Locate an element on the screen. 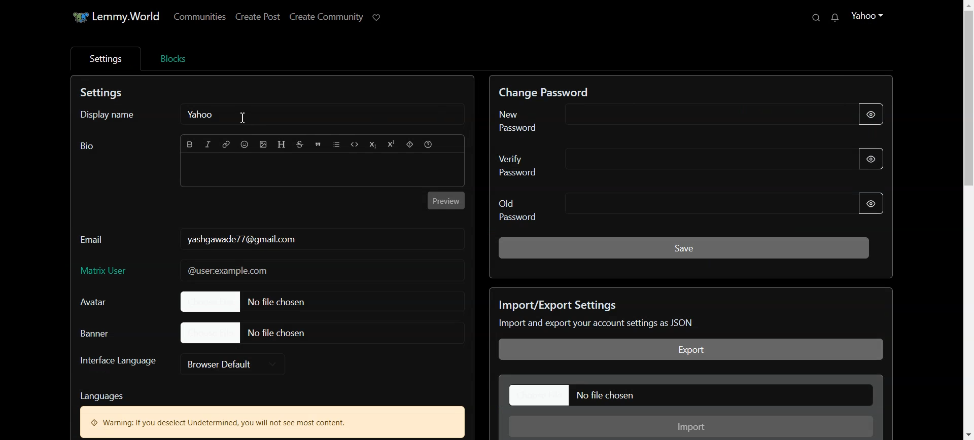 This screenshot has height=440, width=974. Text is located at coordinates (272, 412).